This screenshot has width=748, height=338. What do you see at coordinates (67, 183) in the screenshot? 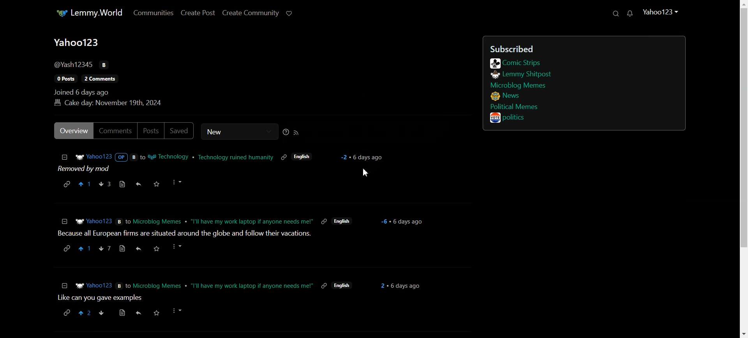
I see `Hyperlink` at bounding box center [67, 183].